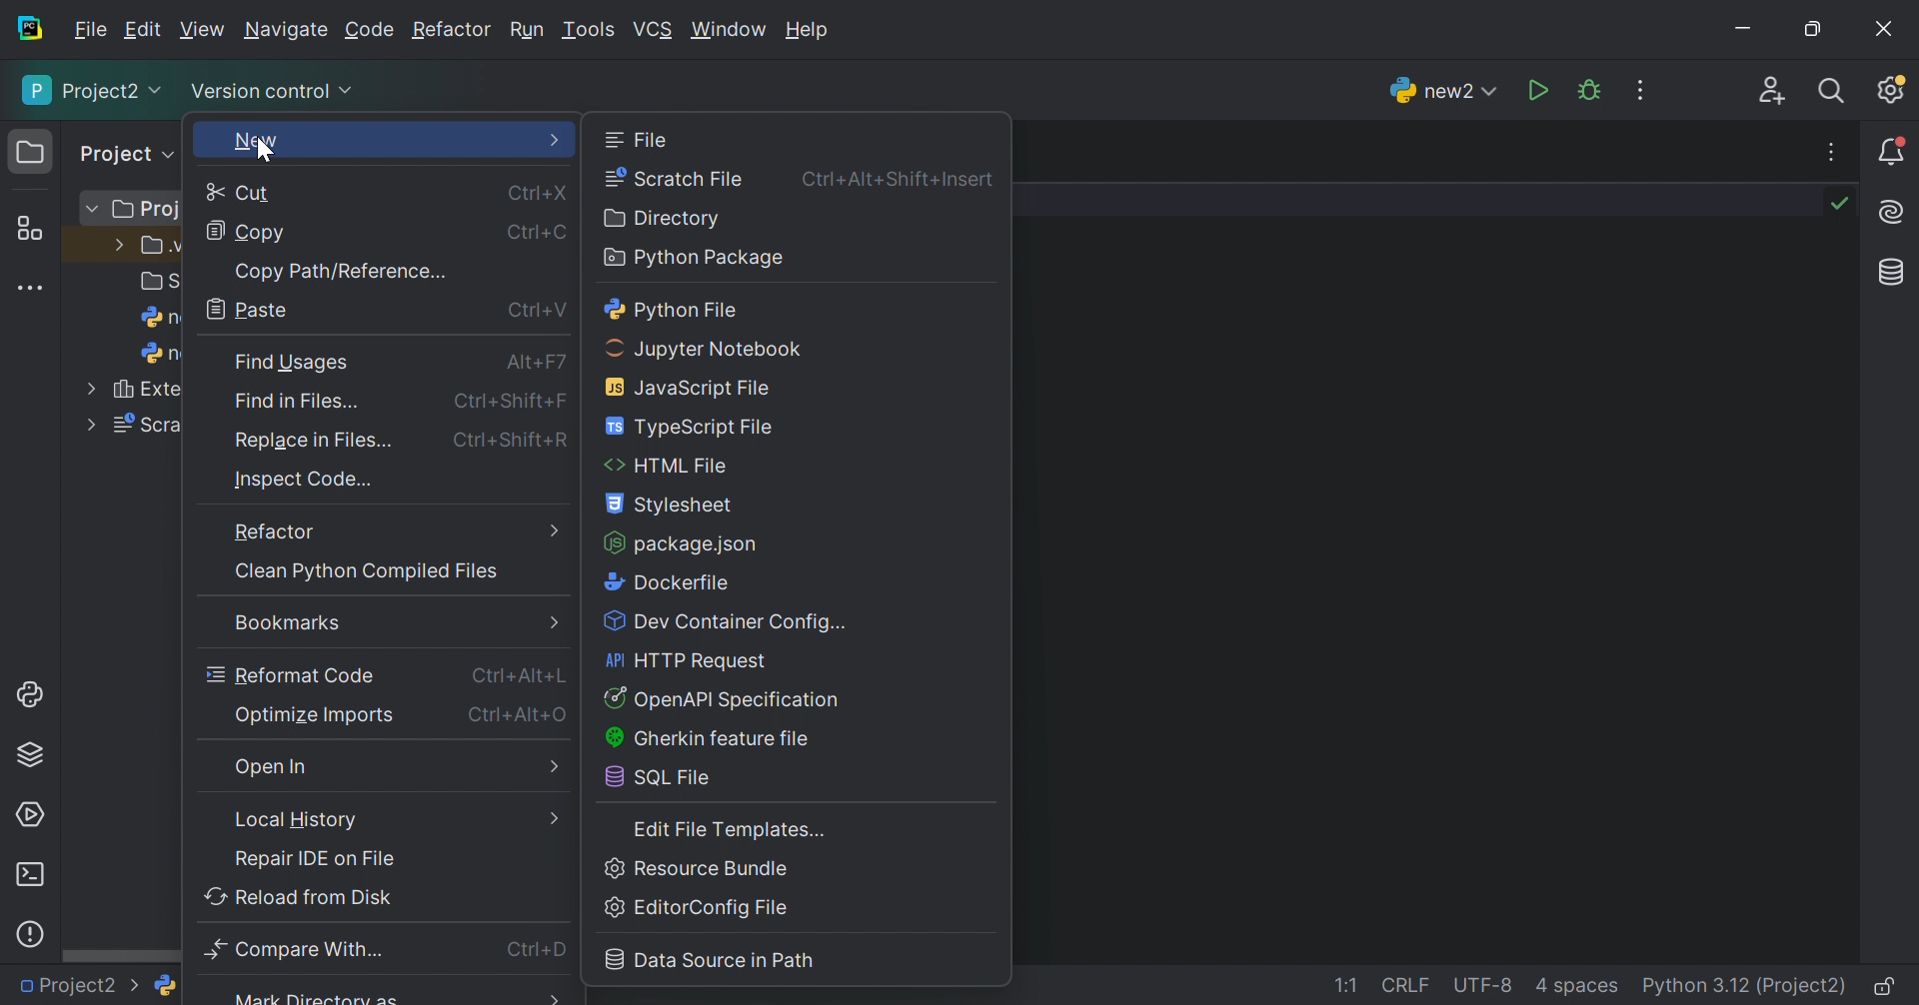 Image resolution: width=1919 pixels, height=1005 pixels. I want to click on More, so click(534, 996).